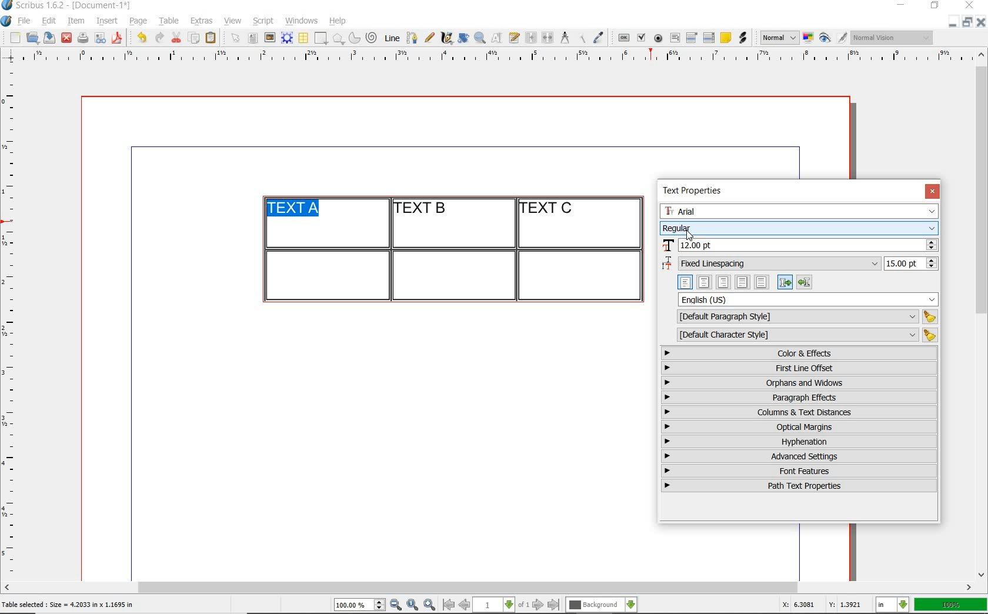  I want to click on pdf radio button, so click(658, 39).